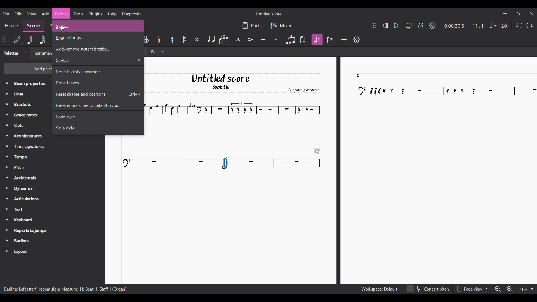  Describe the element at coordinates (498, 289) in the screenshot. I see `Zoom out` at that location.